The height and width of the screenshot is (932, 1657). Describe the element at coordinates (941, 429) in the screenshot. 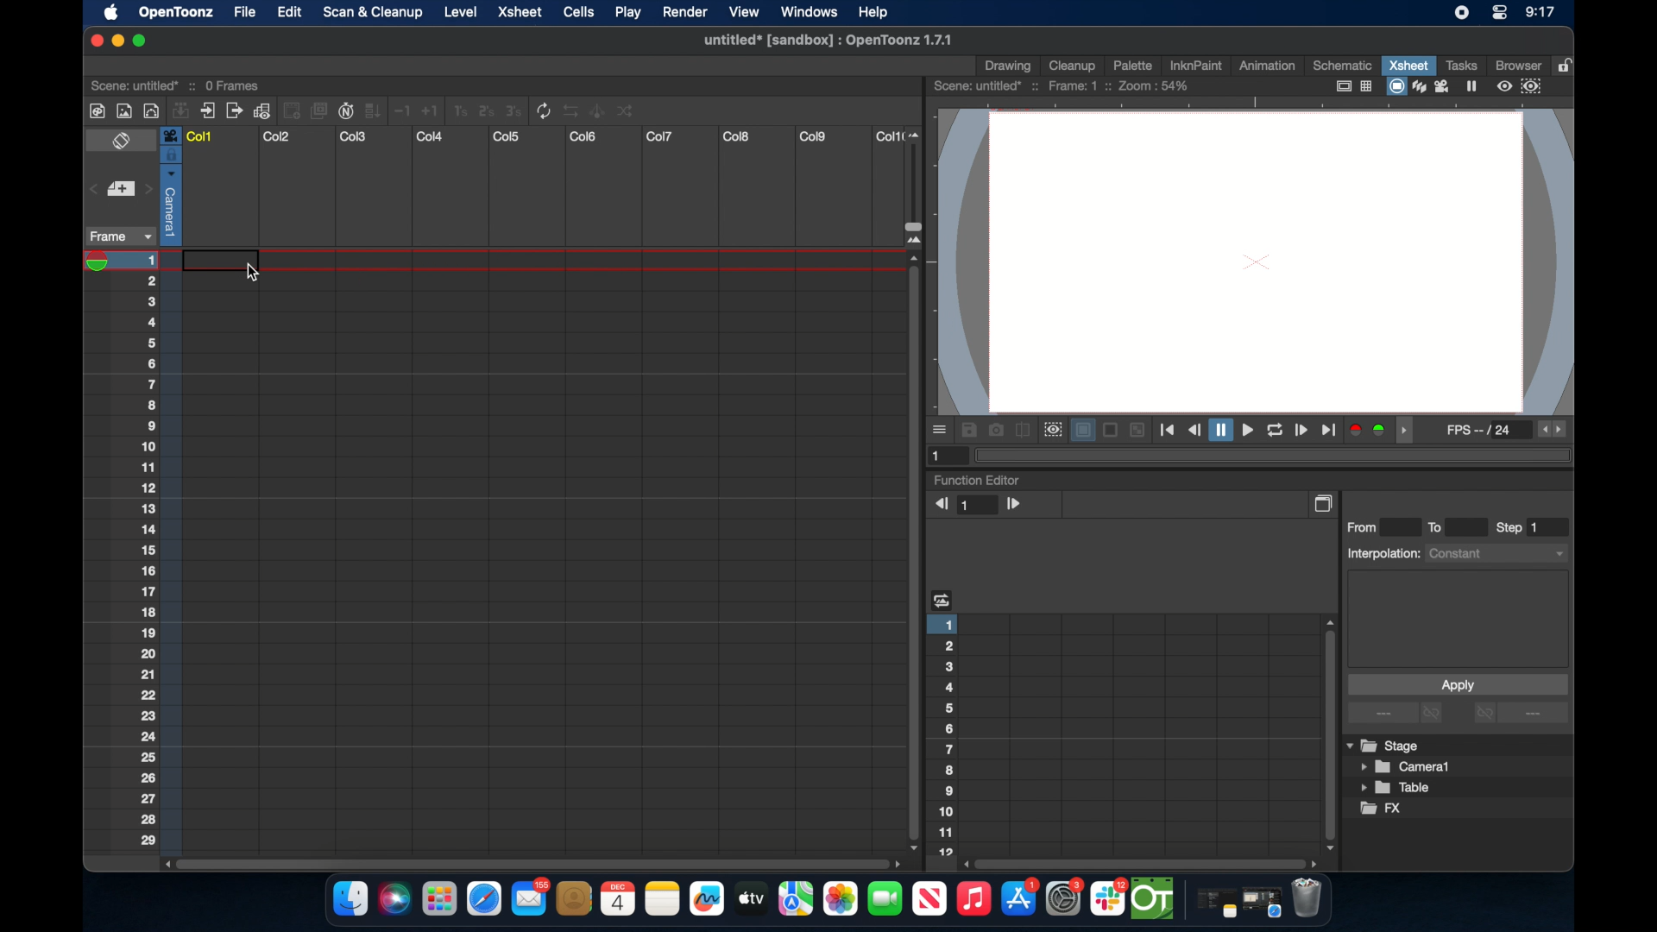

I see `moreoptions` at that location.